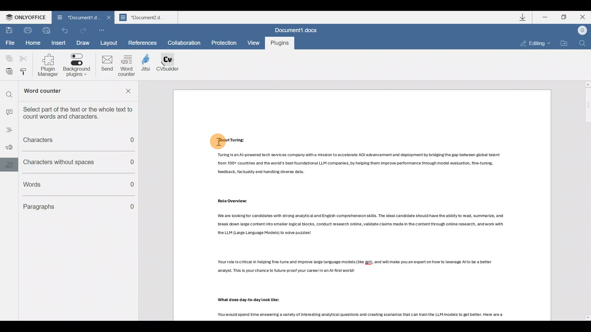  Describe the element at coordinates (50, 65) in the screenshot. I see `Plugin manager` at that location.